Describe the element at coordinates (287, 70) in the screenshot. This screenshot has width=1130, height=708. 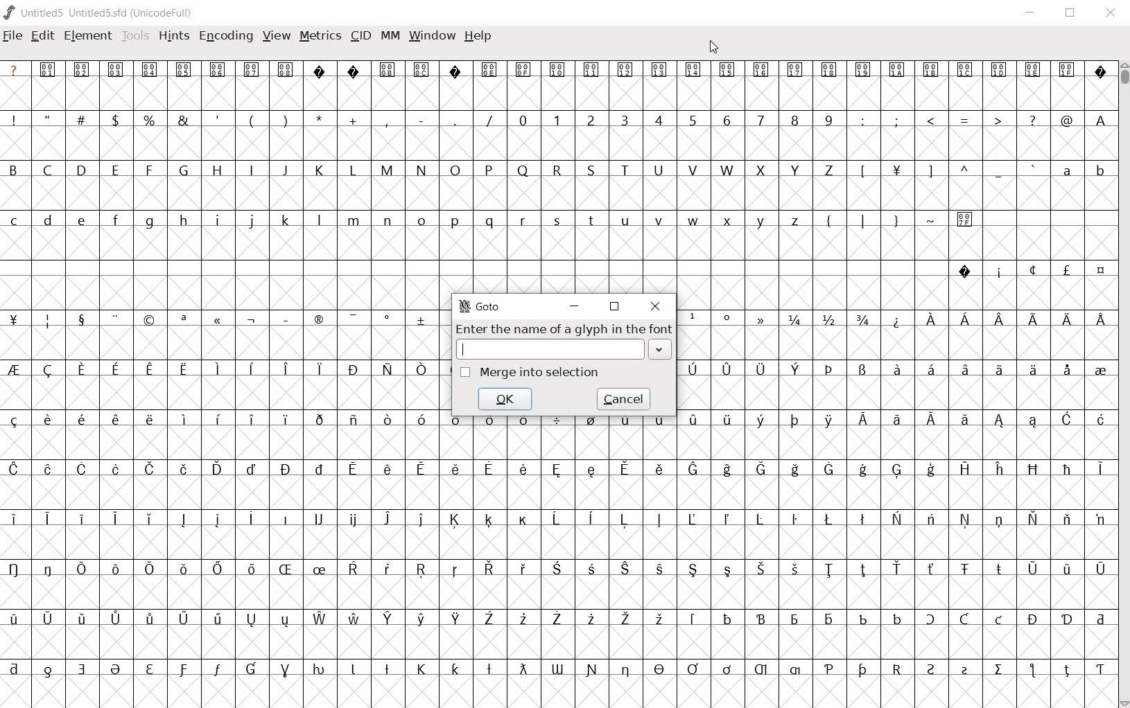
I see `` at that location.